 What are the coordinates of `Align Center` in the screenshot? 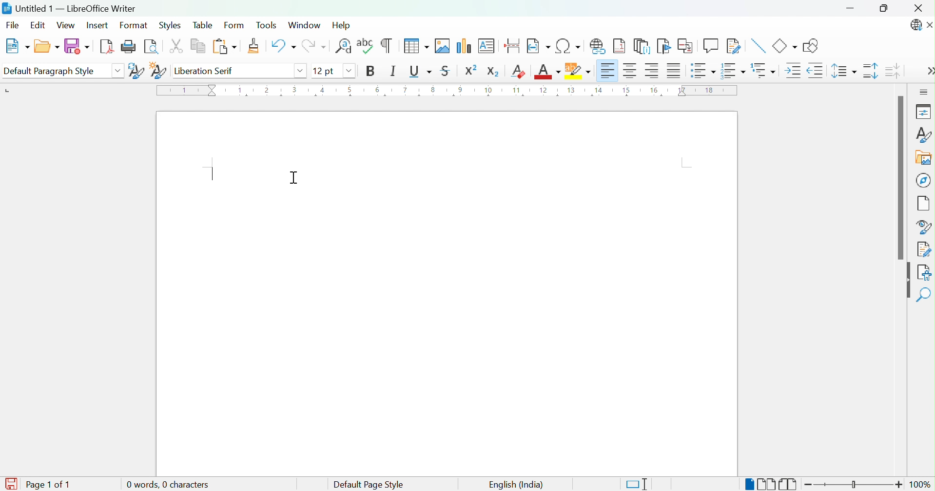 It's located at (631, 71).